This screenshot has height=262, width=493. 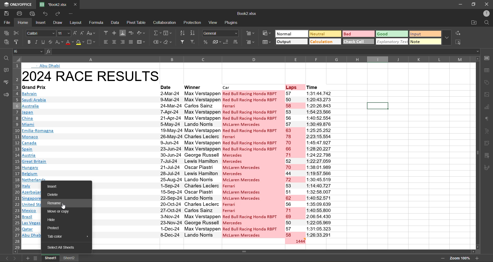 I want to click on table, so click(x=487, y=70).